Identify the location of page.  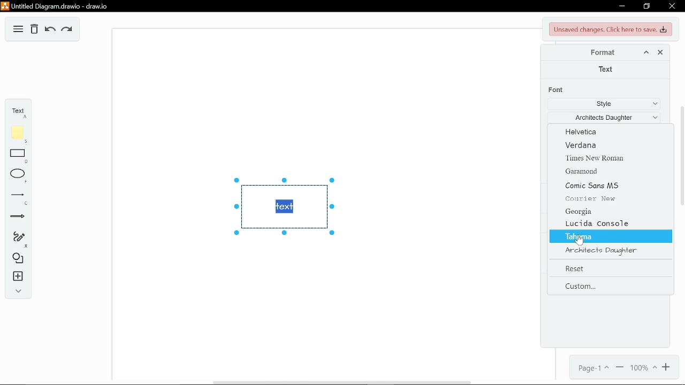
(591, 367).